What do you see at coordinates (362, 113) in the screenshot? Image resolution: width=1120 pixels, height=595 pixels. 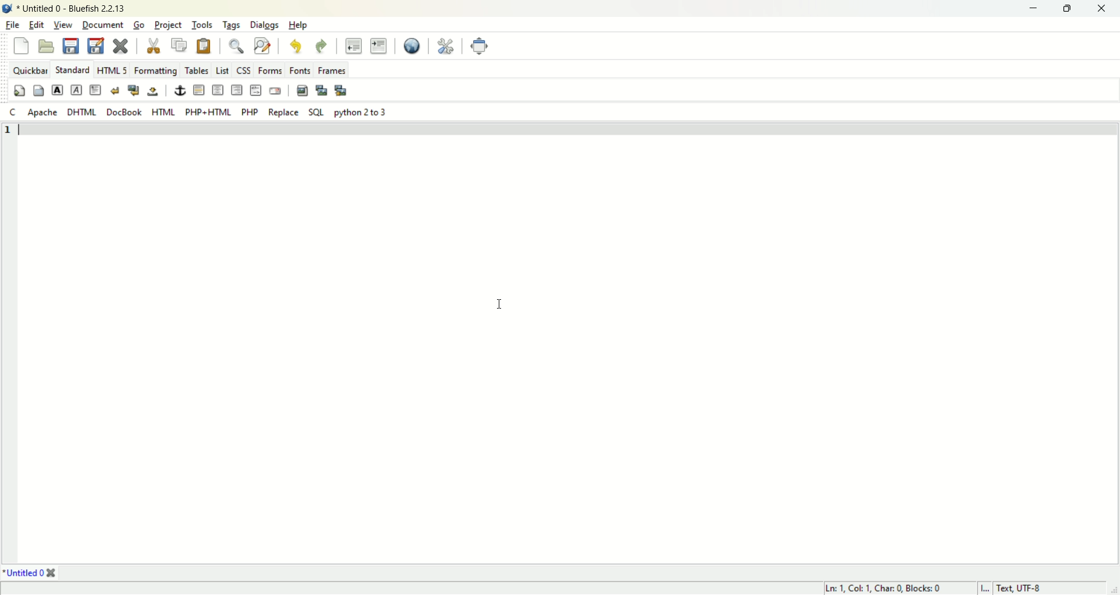 I see `python 2 to 3` at bounding box center [362, 113].